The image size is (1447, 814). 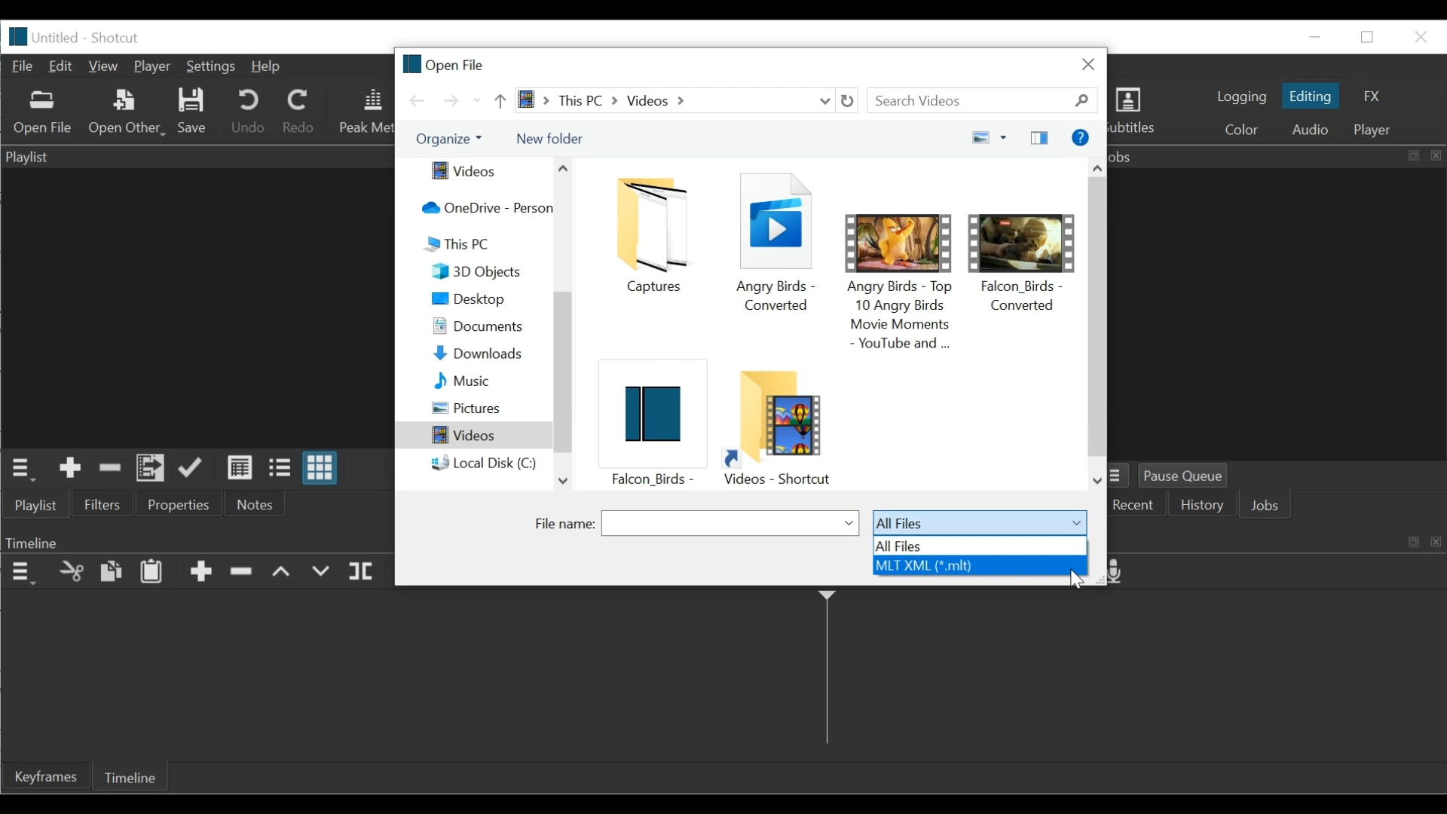 I want to click on History, so click(x=1204, y=506).